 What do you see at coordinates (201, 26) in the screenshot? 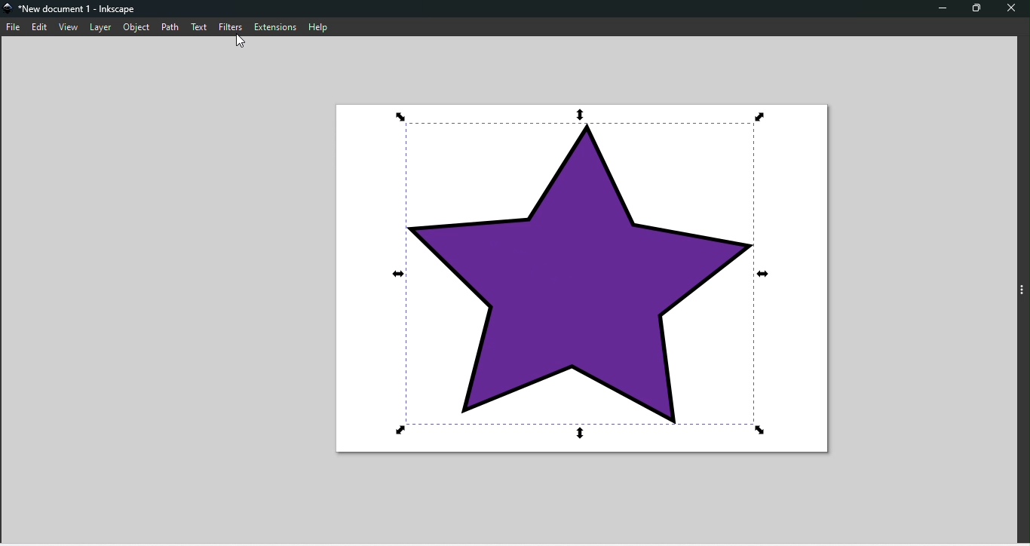
I see `Text` at bounding box center [201, 26].